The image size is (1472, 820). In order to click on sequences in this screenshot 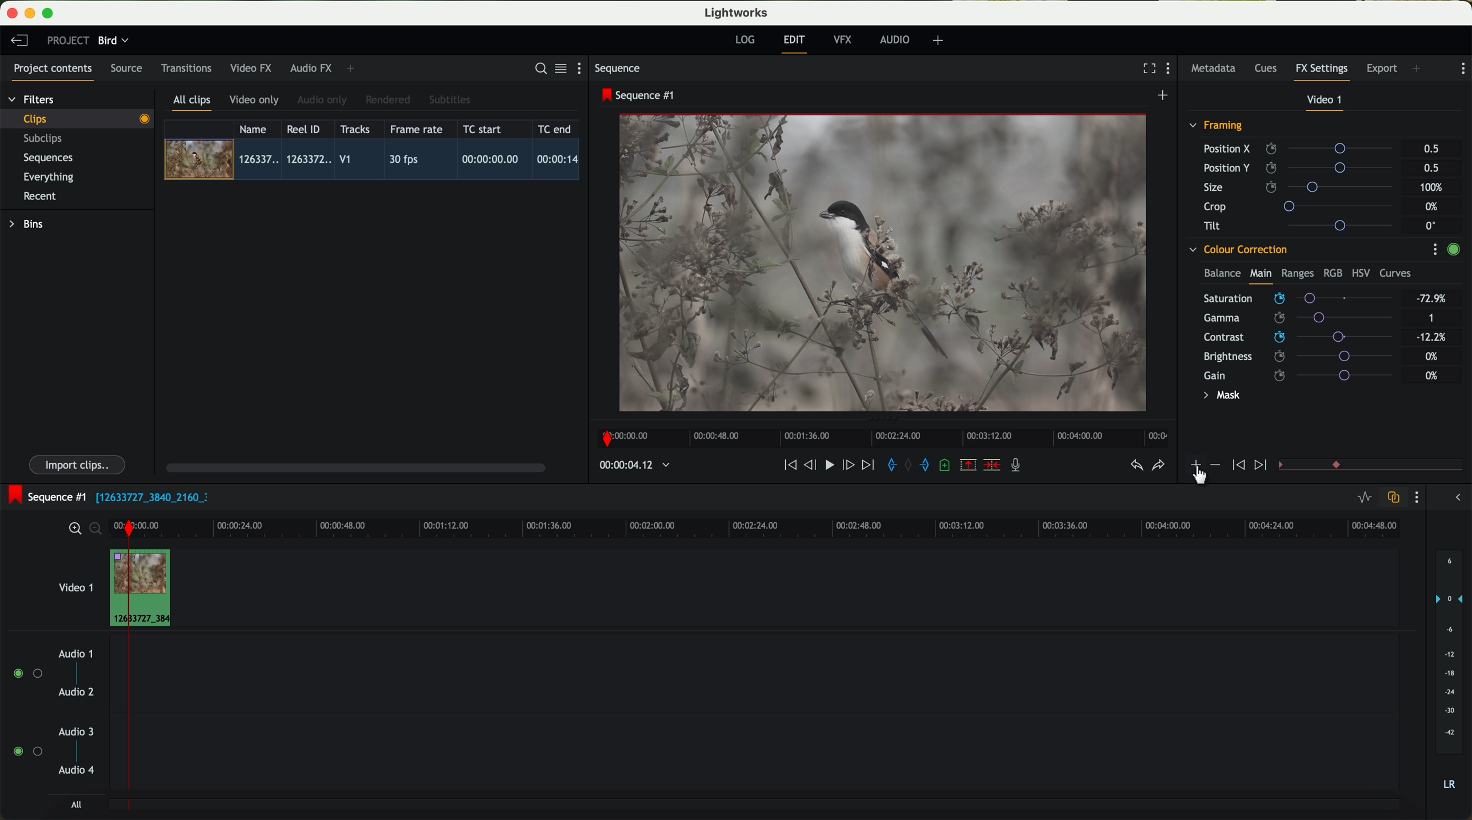, I will do `click(48, 158)`.